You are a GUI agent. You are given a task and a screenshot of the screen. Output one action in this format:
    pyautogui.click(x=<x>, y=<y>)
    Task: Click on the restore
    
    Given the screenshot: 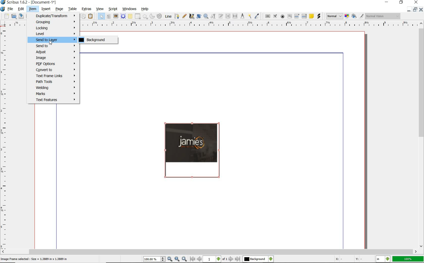 What is the action you would take?
    pyautogui.click(x=402, y=3)
    